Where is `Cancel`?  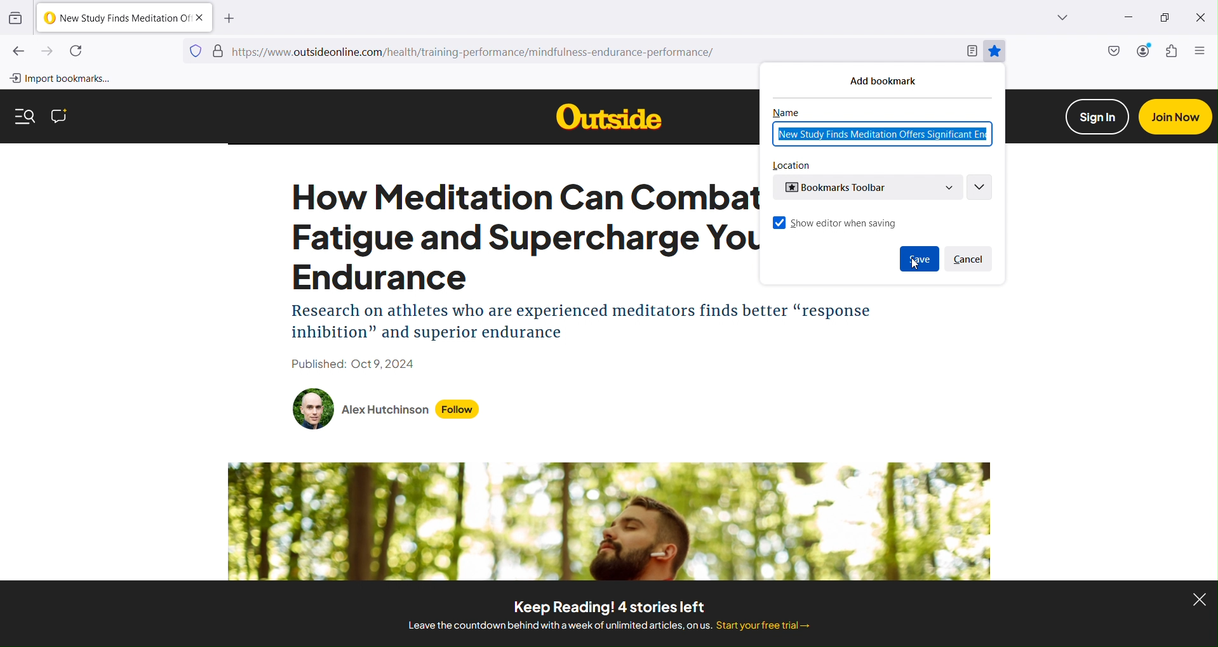
Cancel is located at coordinates (969, 259).